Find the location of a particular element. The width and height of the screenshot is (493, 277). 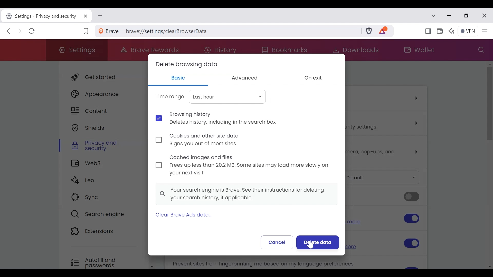

Delete data is located at coordinates (317, 242).